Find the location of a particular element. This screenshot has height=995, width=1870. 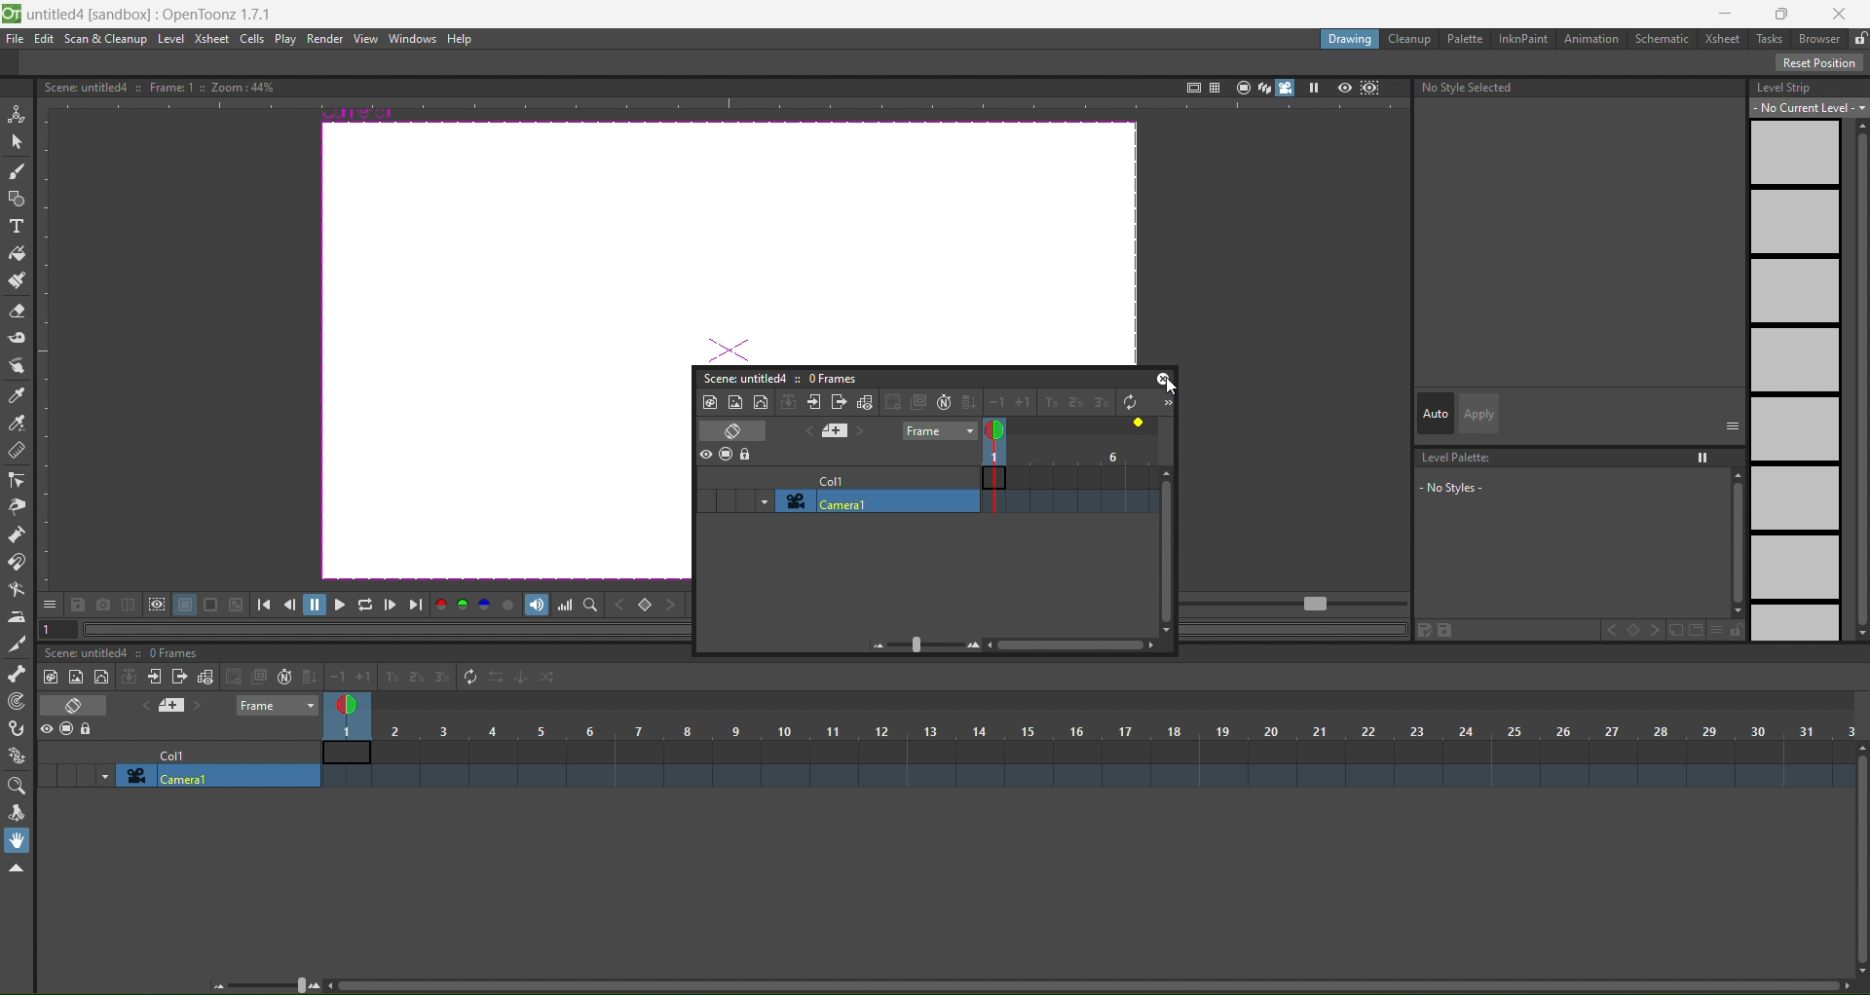

schematic is located at coordinates (1666, 40).